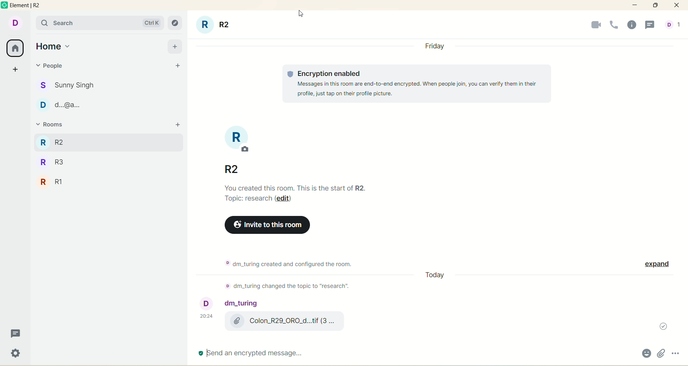 This screenshot has width=688, height=366. What do you see at coordinates (645, 354) in the screenshot?
I see `emoji` at bounding box center [645, 354].